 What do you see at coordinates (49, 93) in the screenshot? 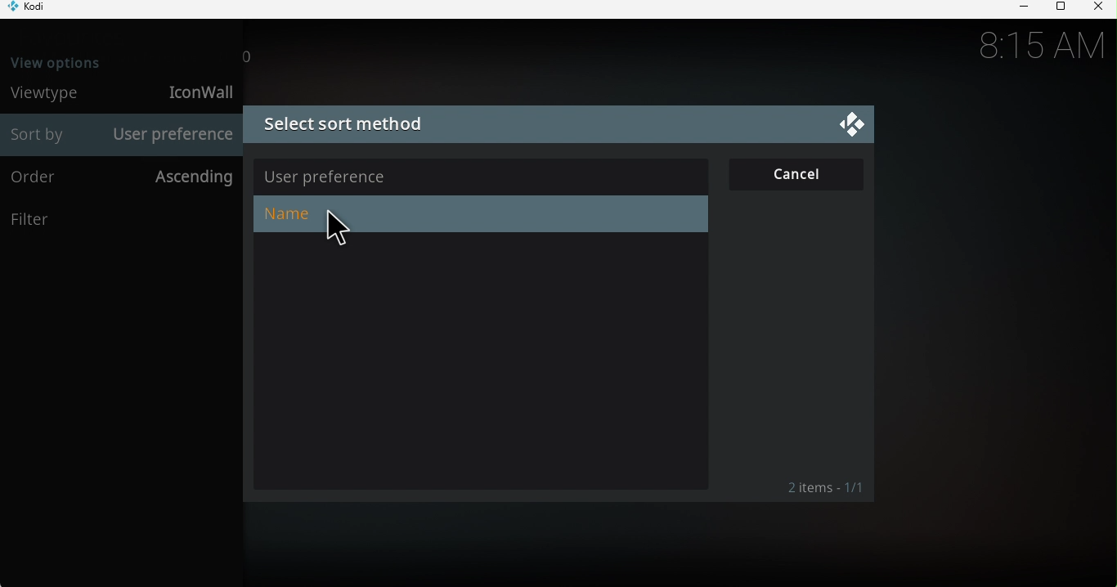
I see `ViewType` at bounding box center [49, 93].